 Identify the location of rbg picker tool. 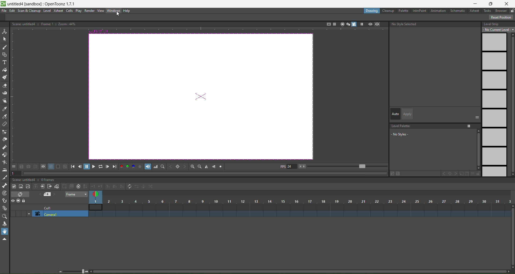
(5, 117).